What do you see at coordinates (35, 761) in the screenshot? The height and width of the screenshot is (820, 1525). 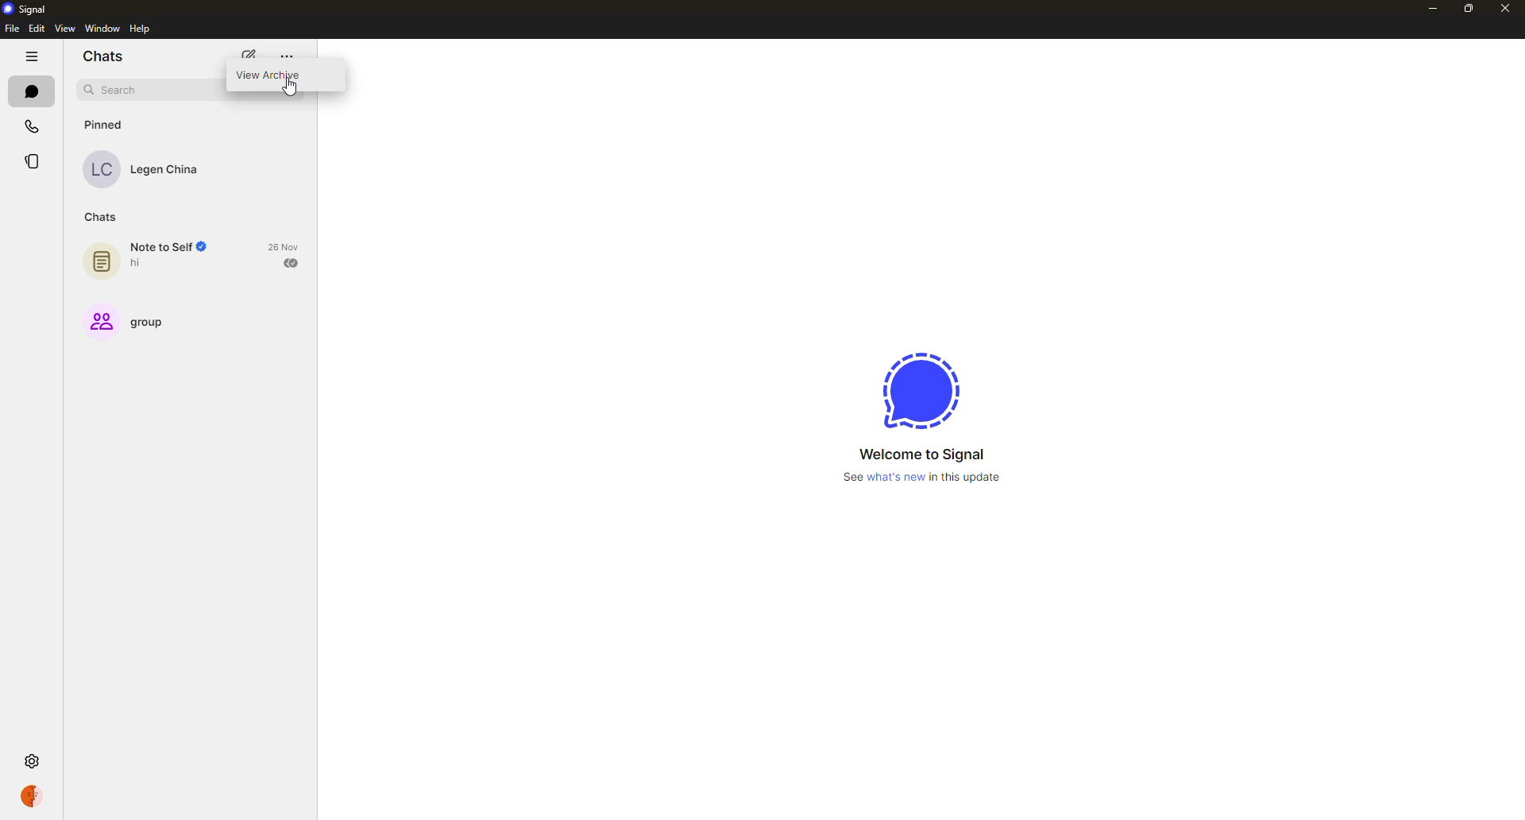 I see `settings` at bounding box center [35, 761].